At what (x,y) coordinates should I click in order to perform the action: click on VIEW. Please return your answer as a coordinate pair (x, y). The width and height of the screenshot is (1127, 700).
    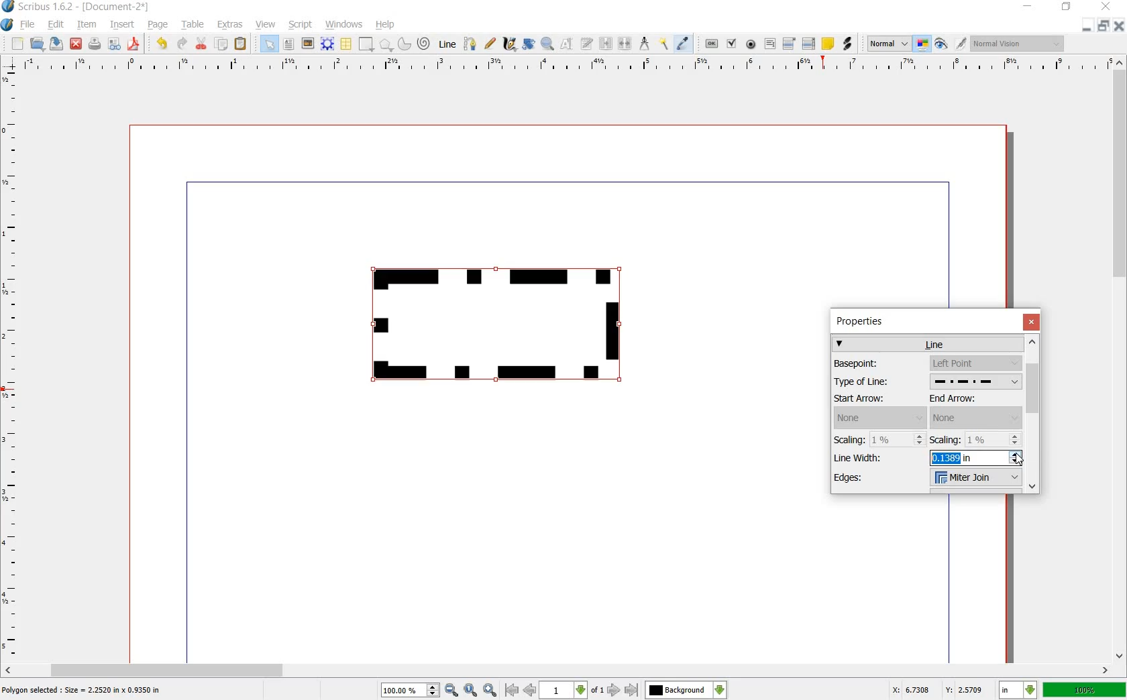
    Looking at the image, I should click on (264, 25).